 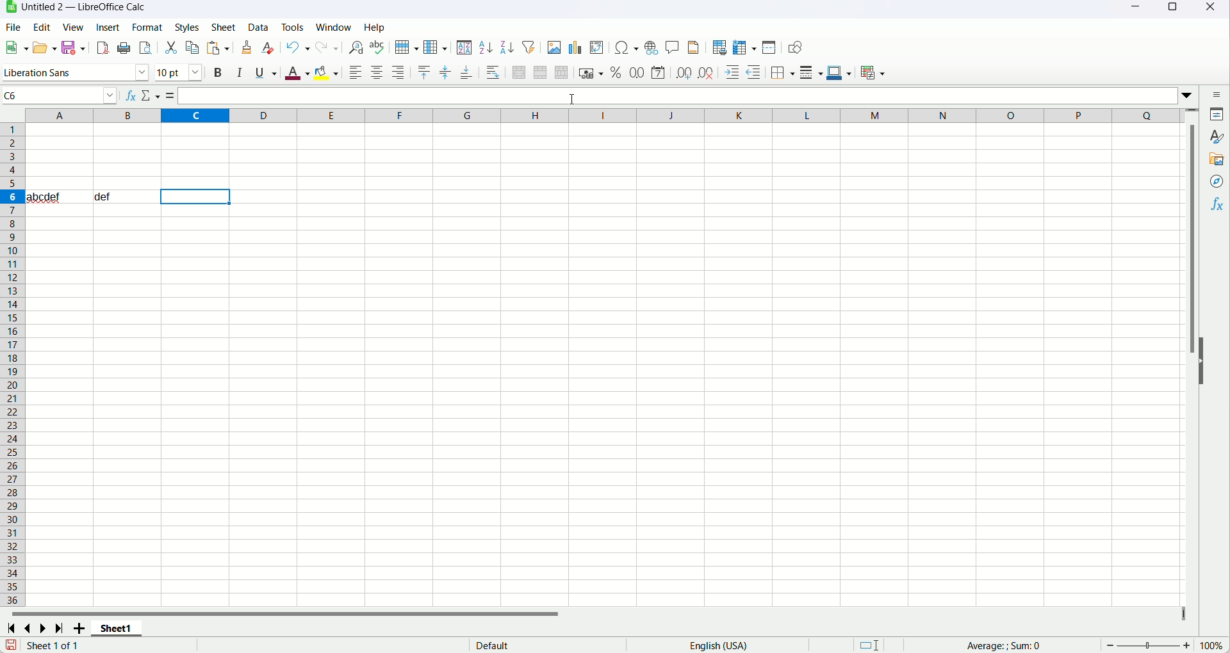 I want to click on print preview, so click(x=146, y=47).